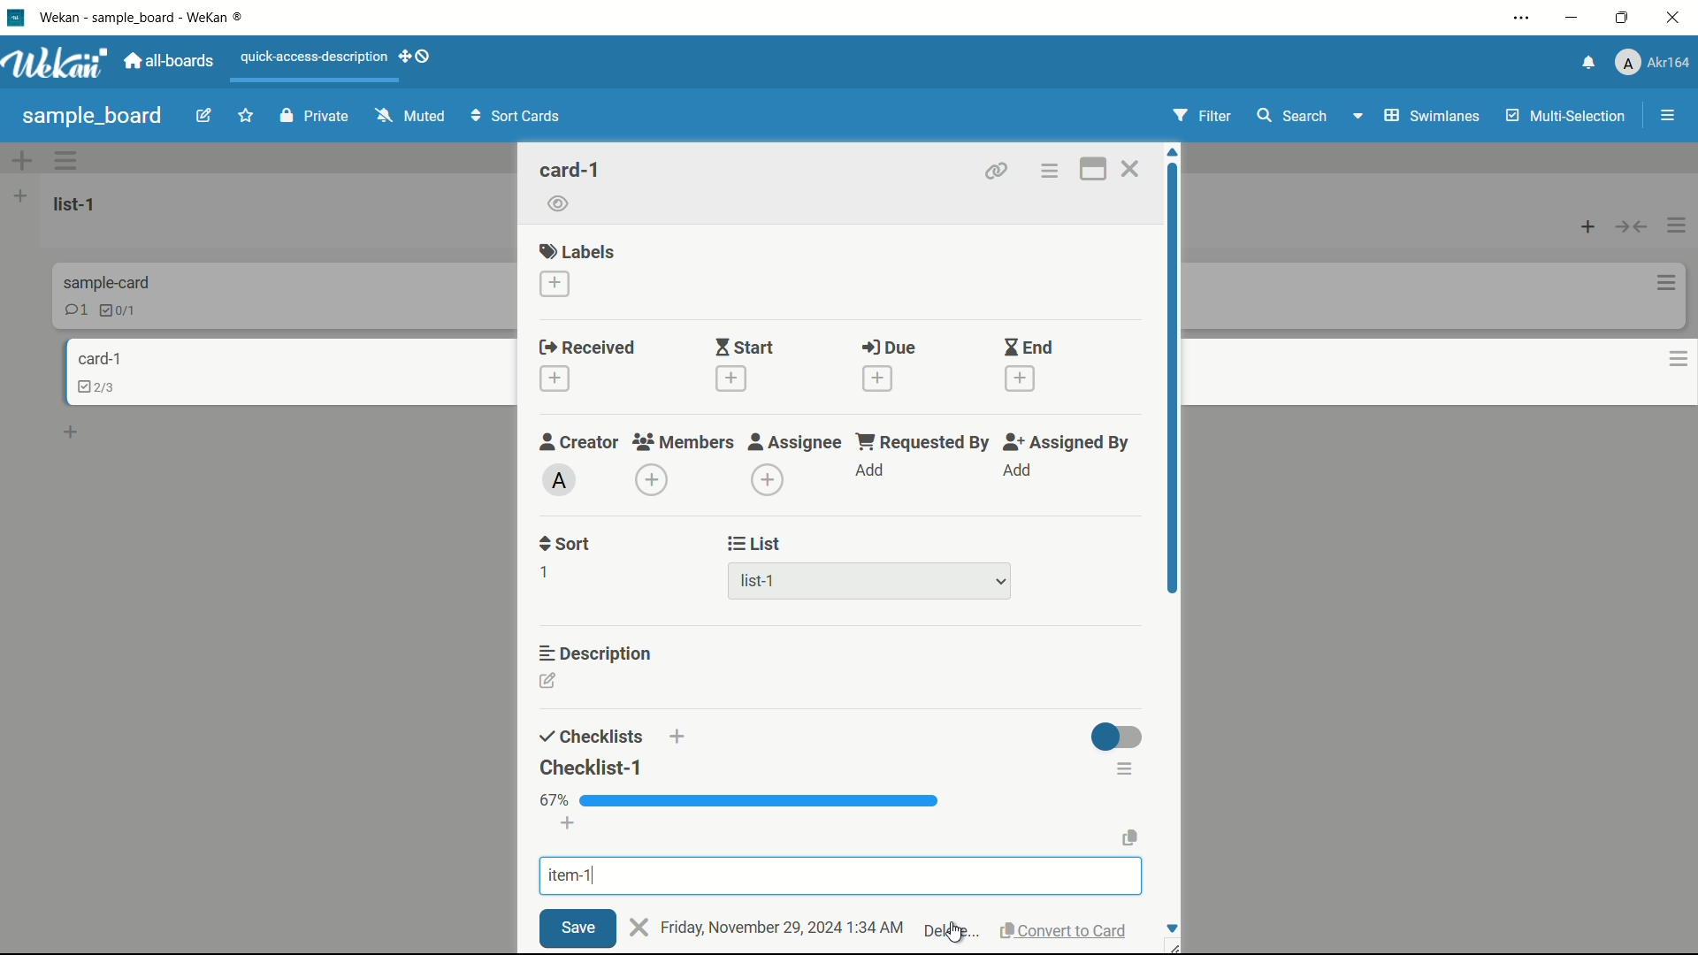  What do you see at coordinates (877, 924) in the screenshot?
I see `time` at bounding box center [877, 924].